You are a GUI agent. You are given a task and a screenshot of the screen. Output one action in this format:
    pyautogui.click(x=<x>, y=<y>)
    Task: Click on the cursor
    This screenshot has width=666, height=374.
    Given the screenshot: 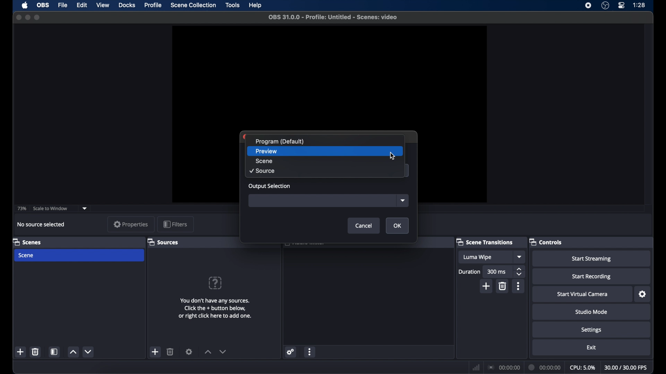 What is the action you would take?
    pyautogui.click(x=393, y=156)
    